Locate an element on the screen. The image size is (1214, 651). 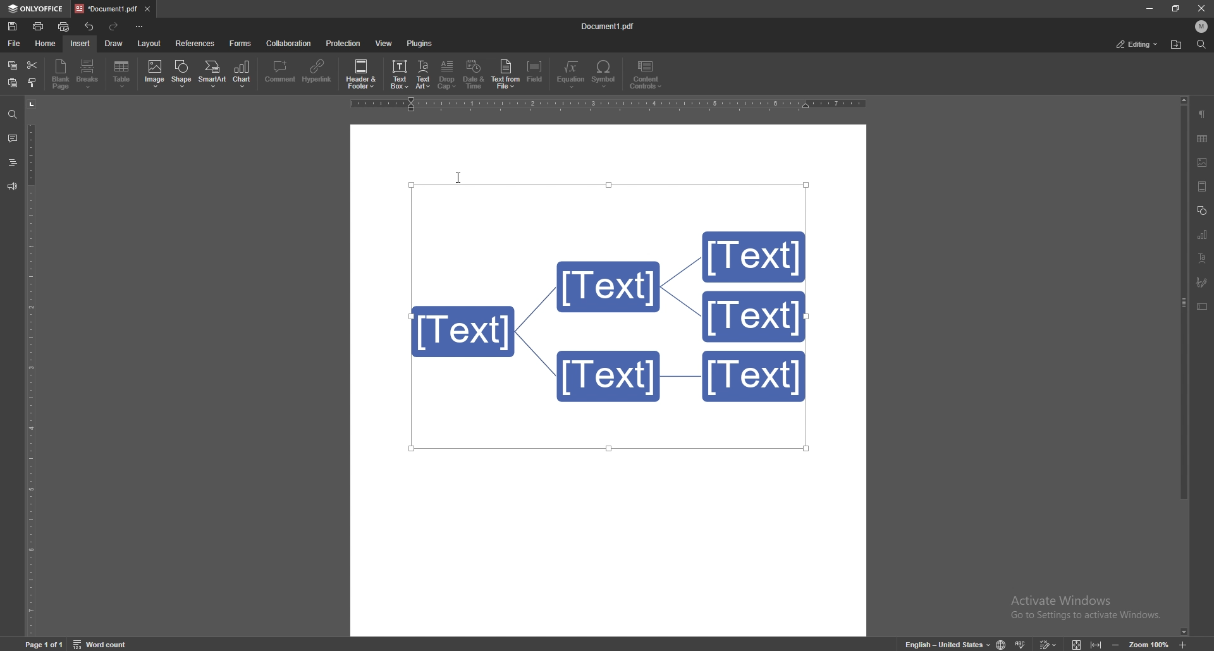
draw is located at coordinates (115, 43).